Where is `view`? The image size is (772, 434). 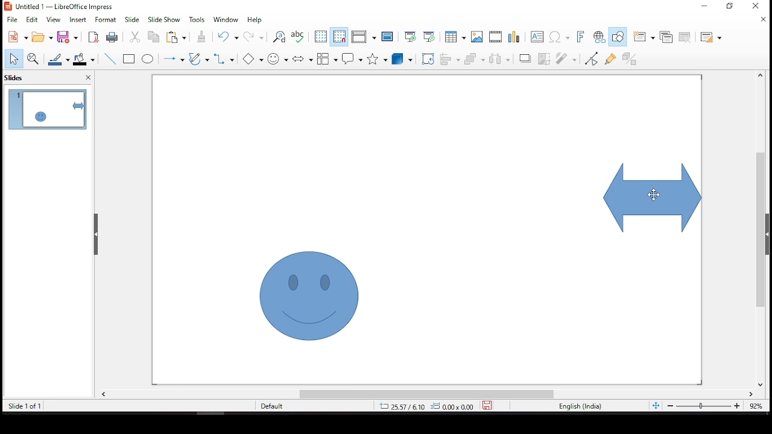
view is located at coordinates (54, 20).